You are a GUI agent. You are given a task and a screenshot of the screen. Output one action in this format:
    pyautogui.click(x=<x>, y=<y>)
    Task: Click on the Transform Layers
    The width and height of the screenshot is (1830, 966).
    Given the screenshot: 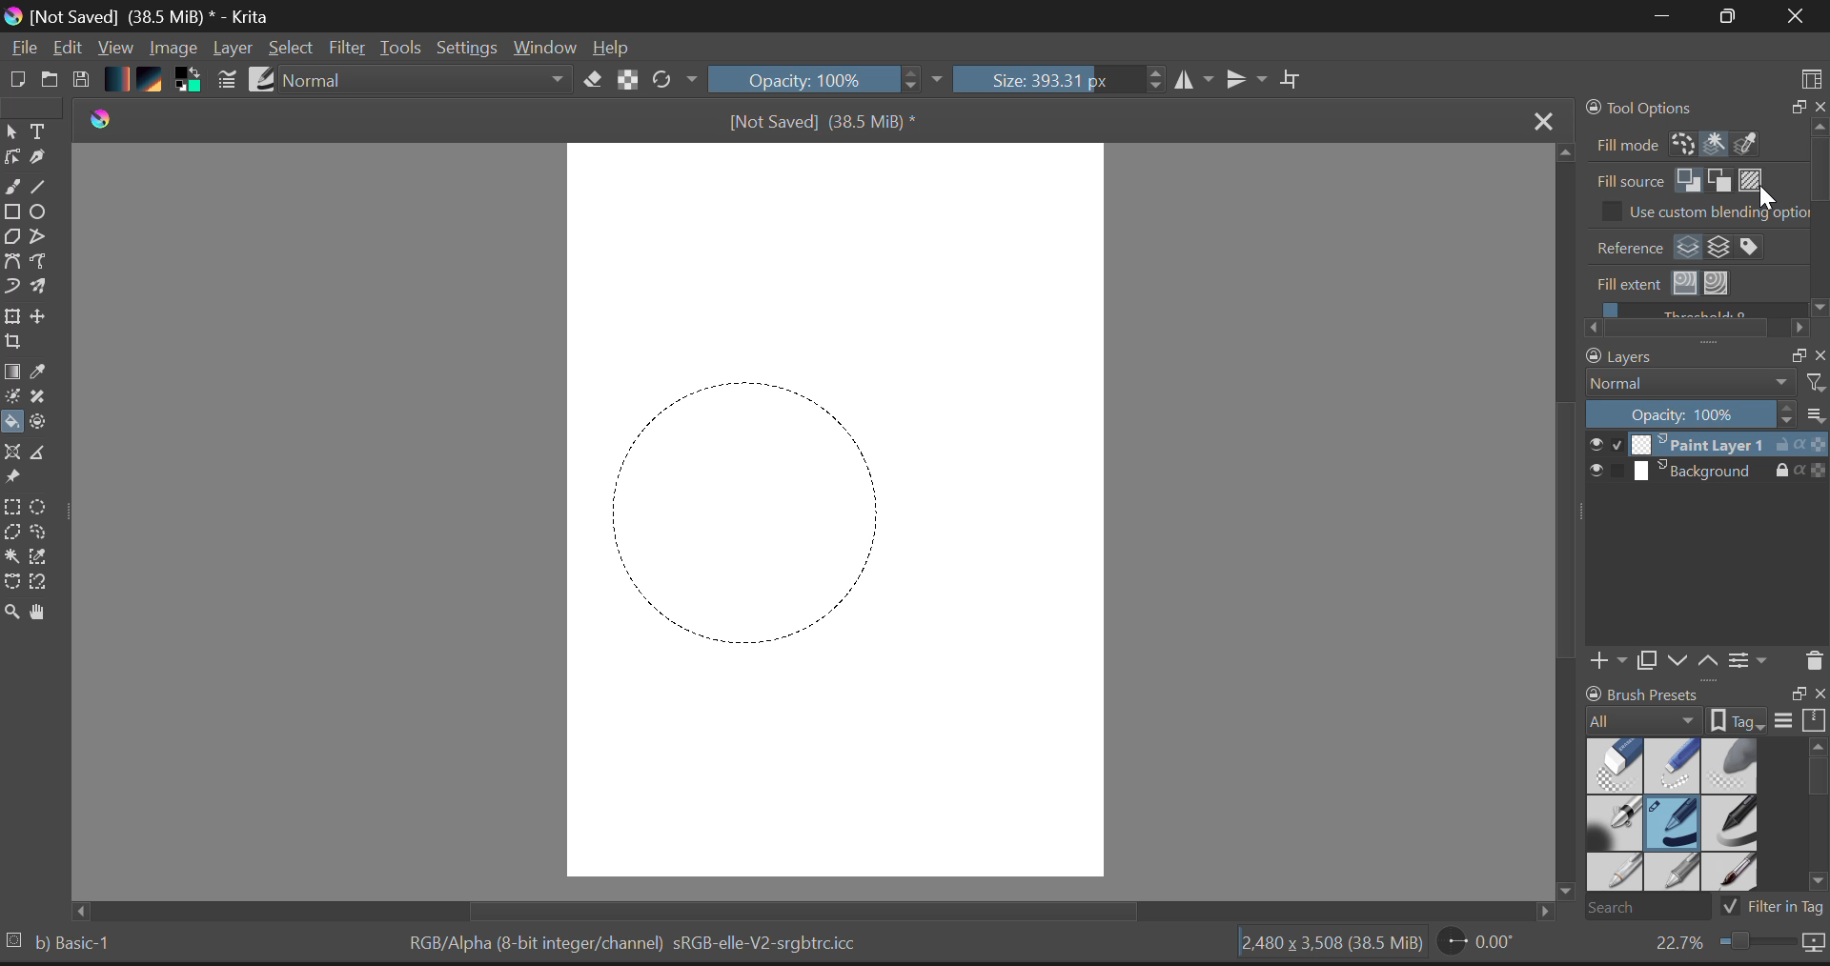 What is the action you would take?
    pyautogui.click(x=15, y=316)
    